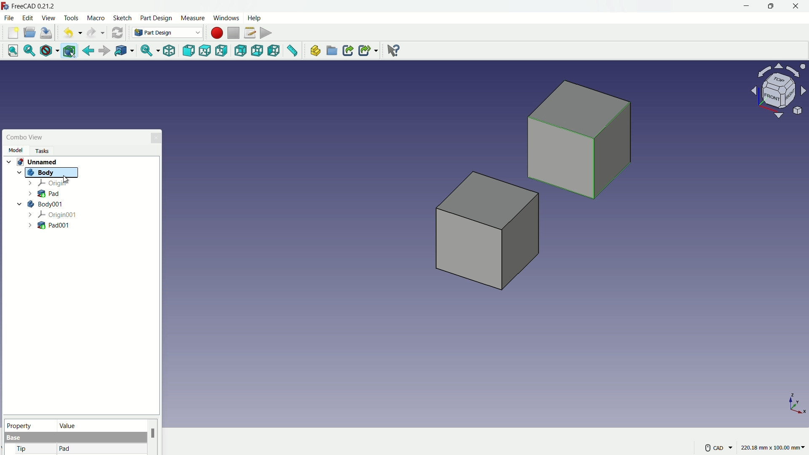 This screenshot has width=809, height=455. I want to click on measure, so click(192, 18).